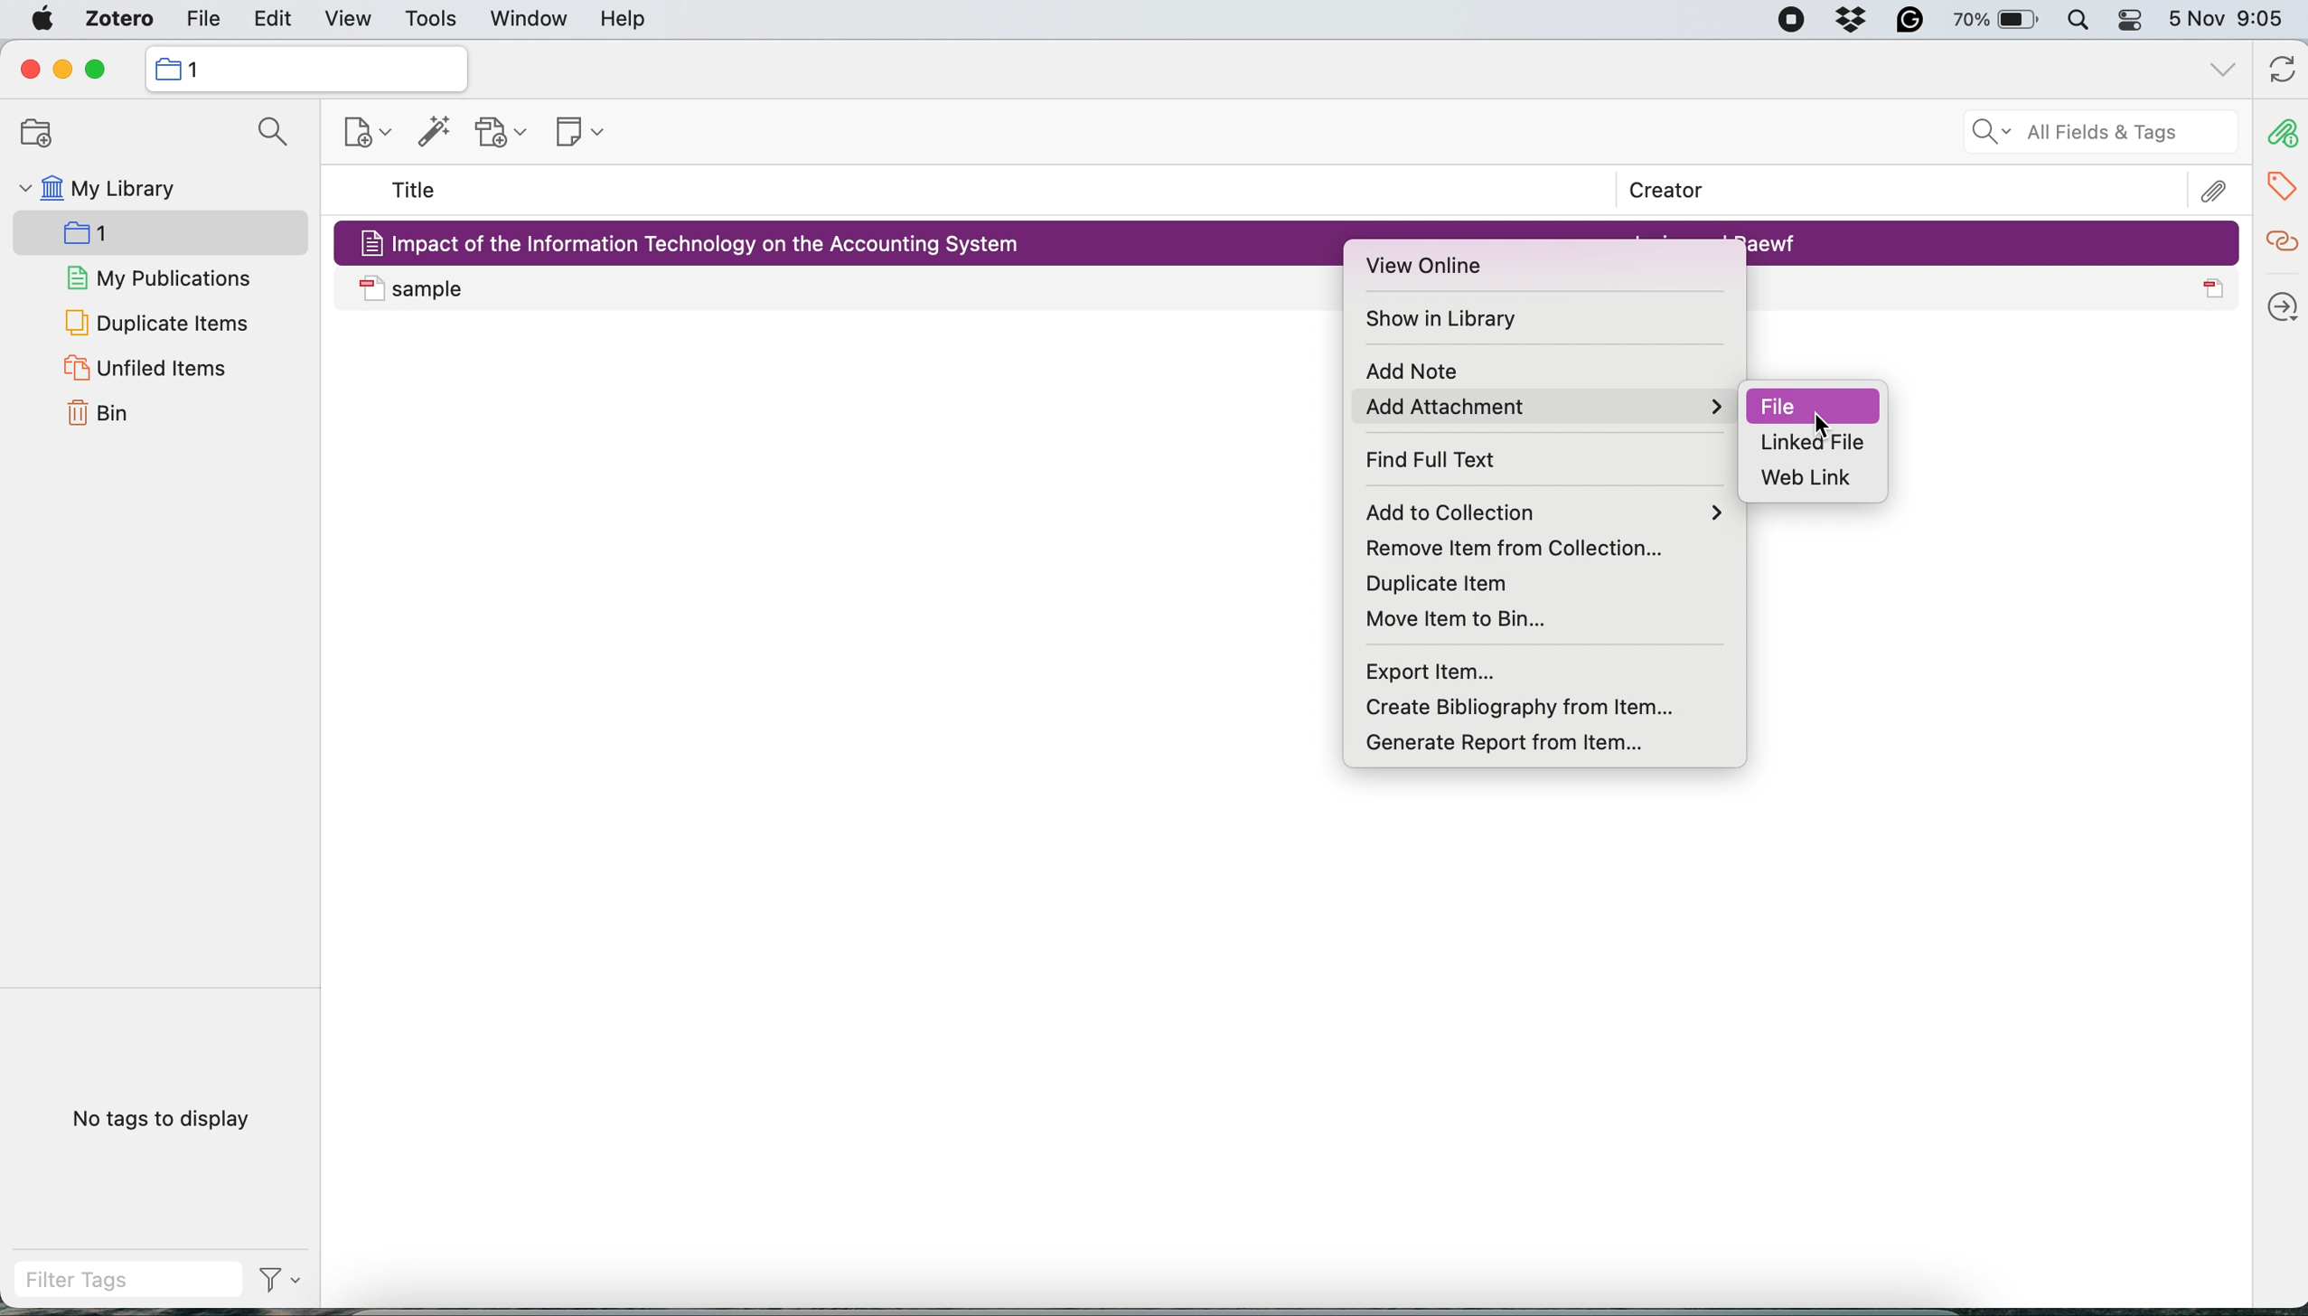 The width and height of the screenshot is (2308, 1316). I want to click on Impact of the Information Technology on the Accounting System  Jasim and Raewf, so click(842, 240).